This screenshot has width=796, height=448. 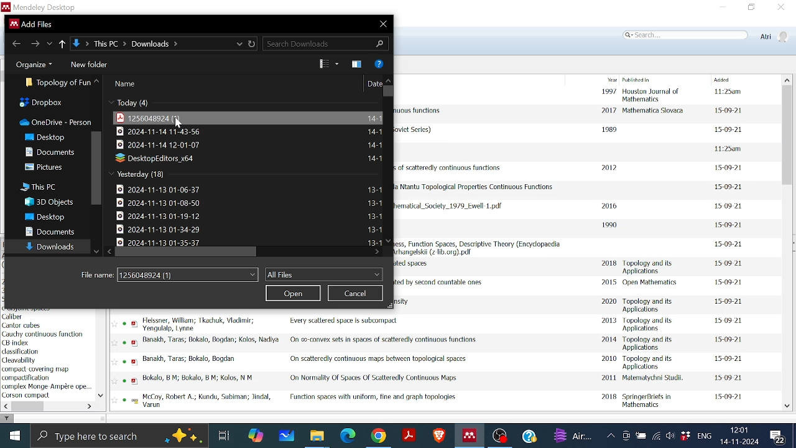 I want to click on Yesterday(18), so click(x=140, y=175).